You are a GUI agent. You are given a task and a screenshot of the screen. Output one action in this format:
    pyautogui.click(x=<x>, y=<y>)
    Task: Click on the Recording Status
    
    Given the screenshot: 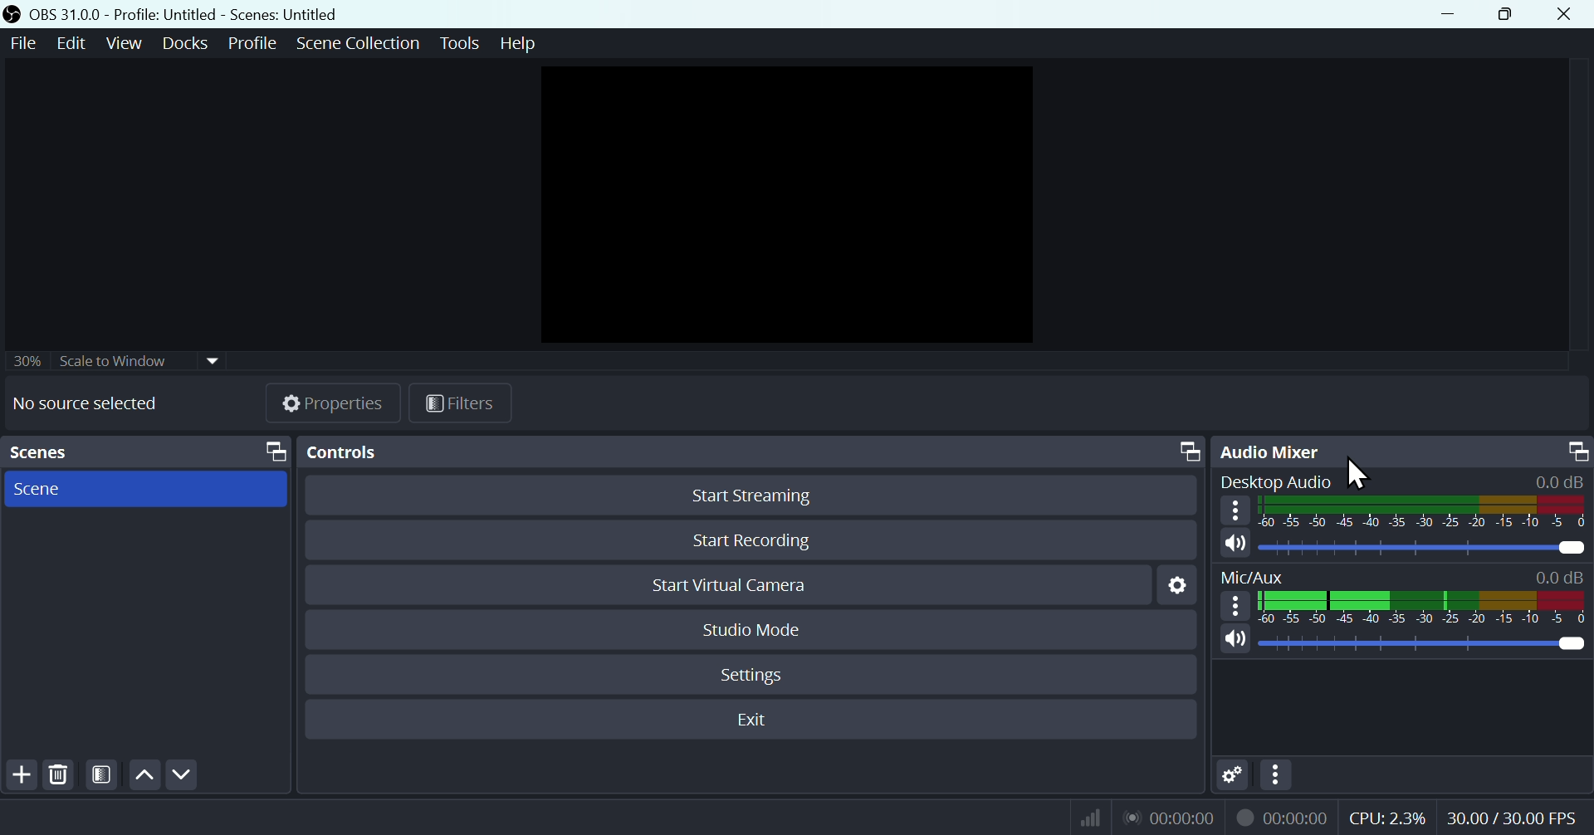 What is the action you would take?
    pyautogui.click(x=1282, y=818)
    